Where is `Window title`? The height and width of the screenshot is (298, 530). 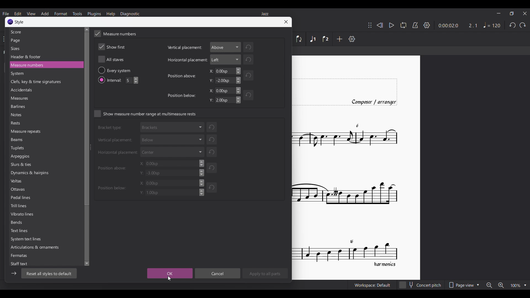
Window title is located at coordinates (20, 22).